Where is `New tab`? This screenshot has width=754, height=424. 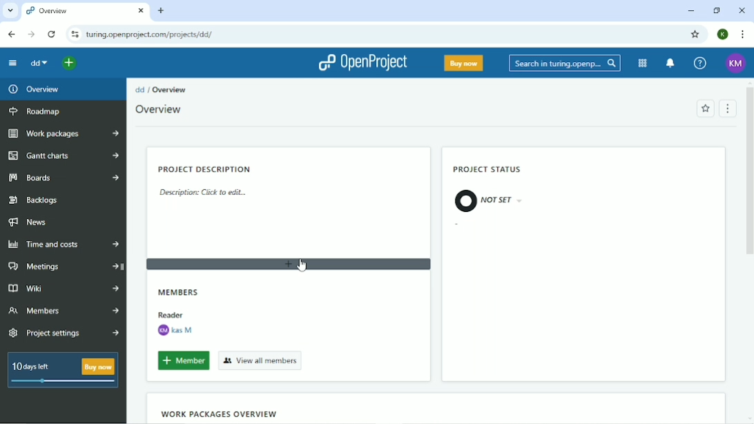
New tab is located at coordinates (163, 12).